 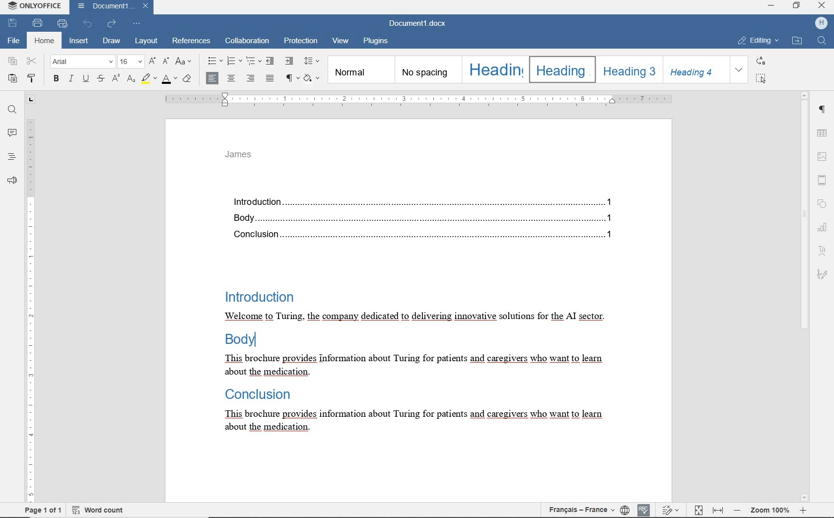 I want to click on NO SPACING, so click(x=426, y=69).